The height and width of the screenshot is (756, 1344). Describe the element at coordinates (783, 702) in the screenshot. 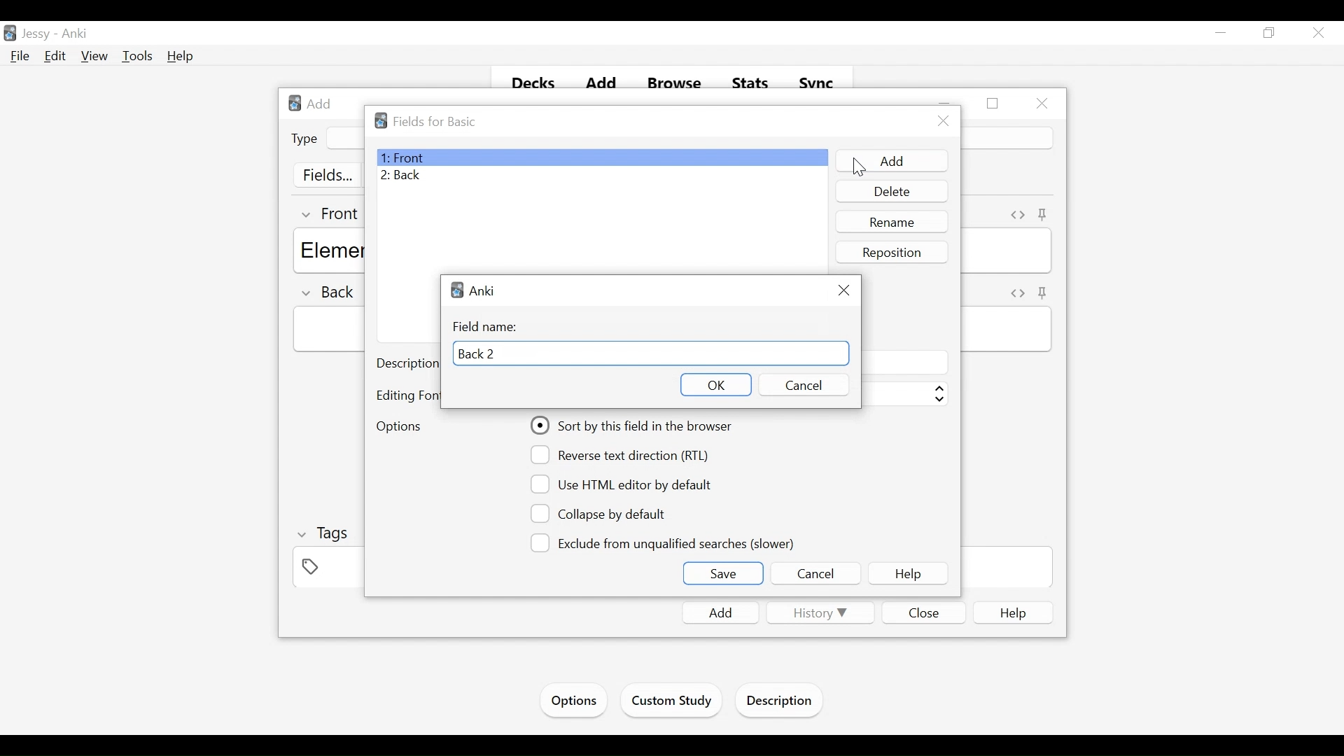

I see `Description` at that location.